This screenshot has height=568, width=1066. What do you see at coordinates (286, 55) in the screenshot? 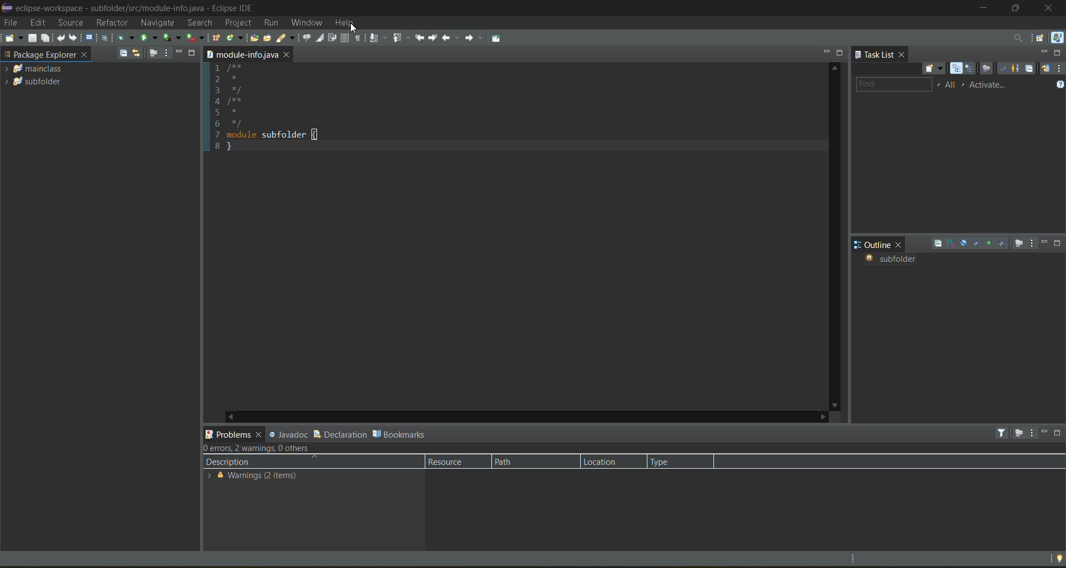
I see `close` at bounding box center [286, 55].